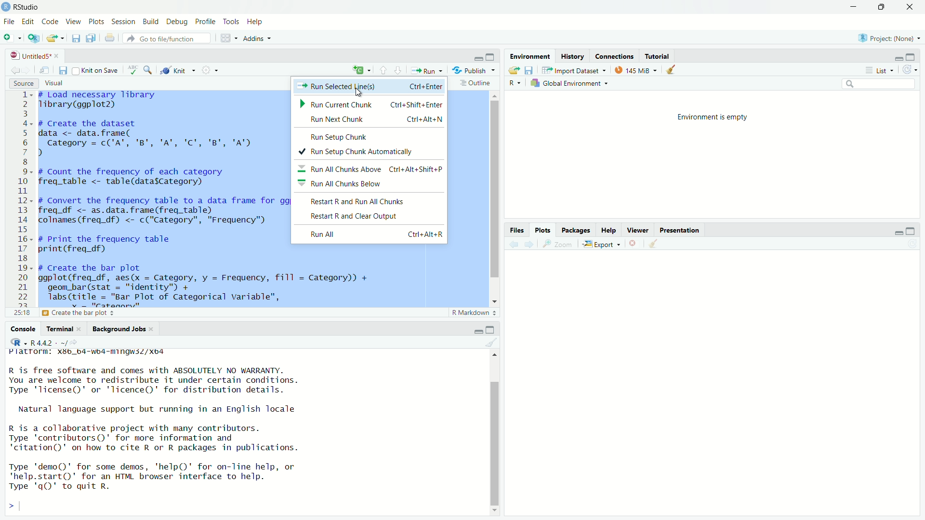  Describe the element at coordinates (638, 231) in the screenshot. I see `viewer` at that location.